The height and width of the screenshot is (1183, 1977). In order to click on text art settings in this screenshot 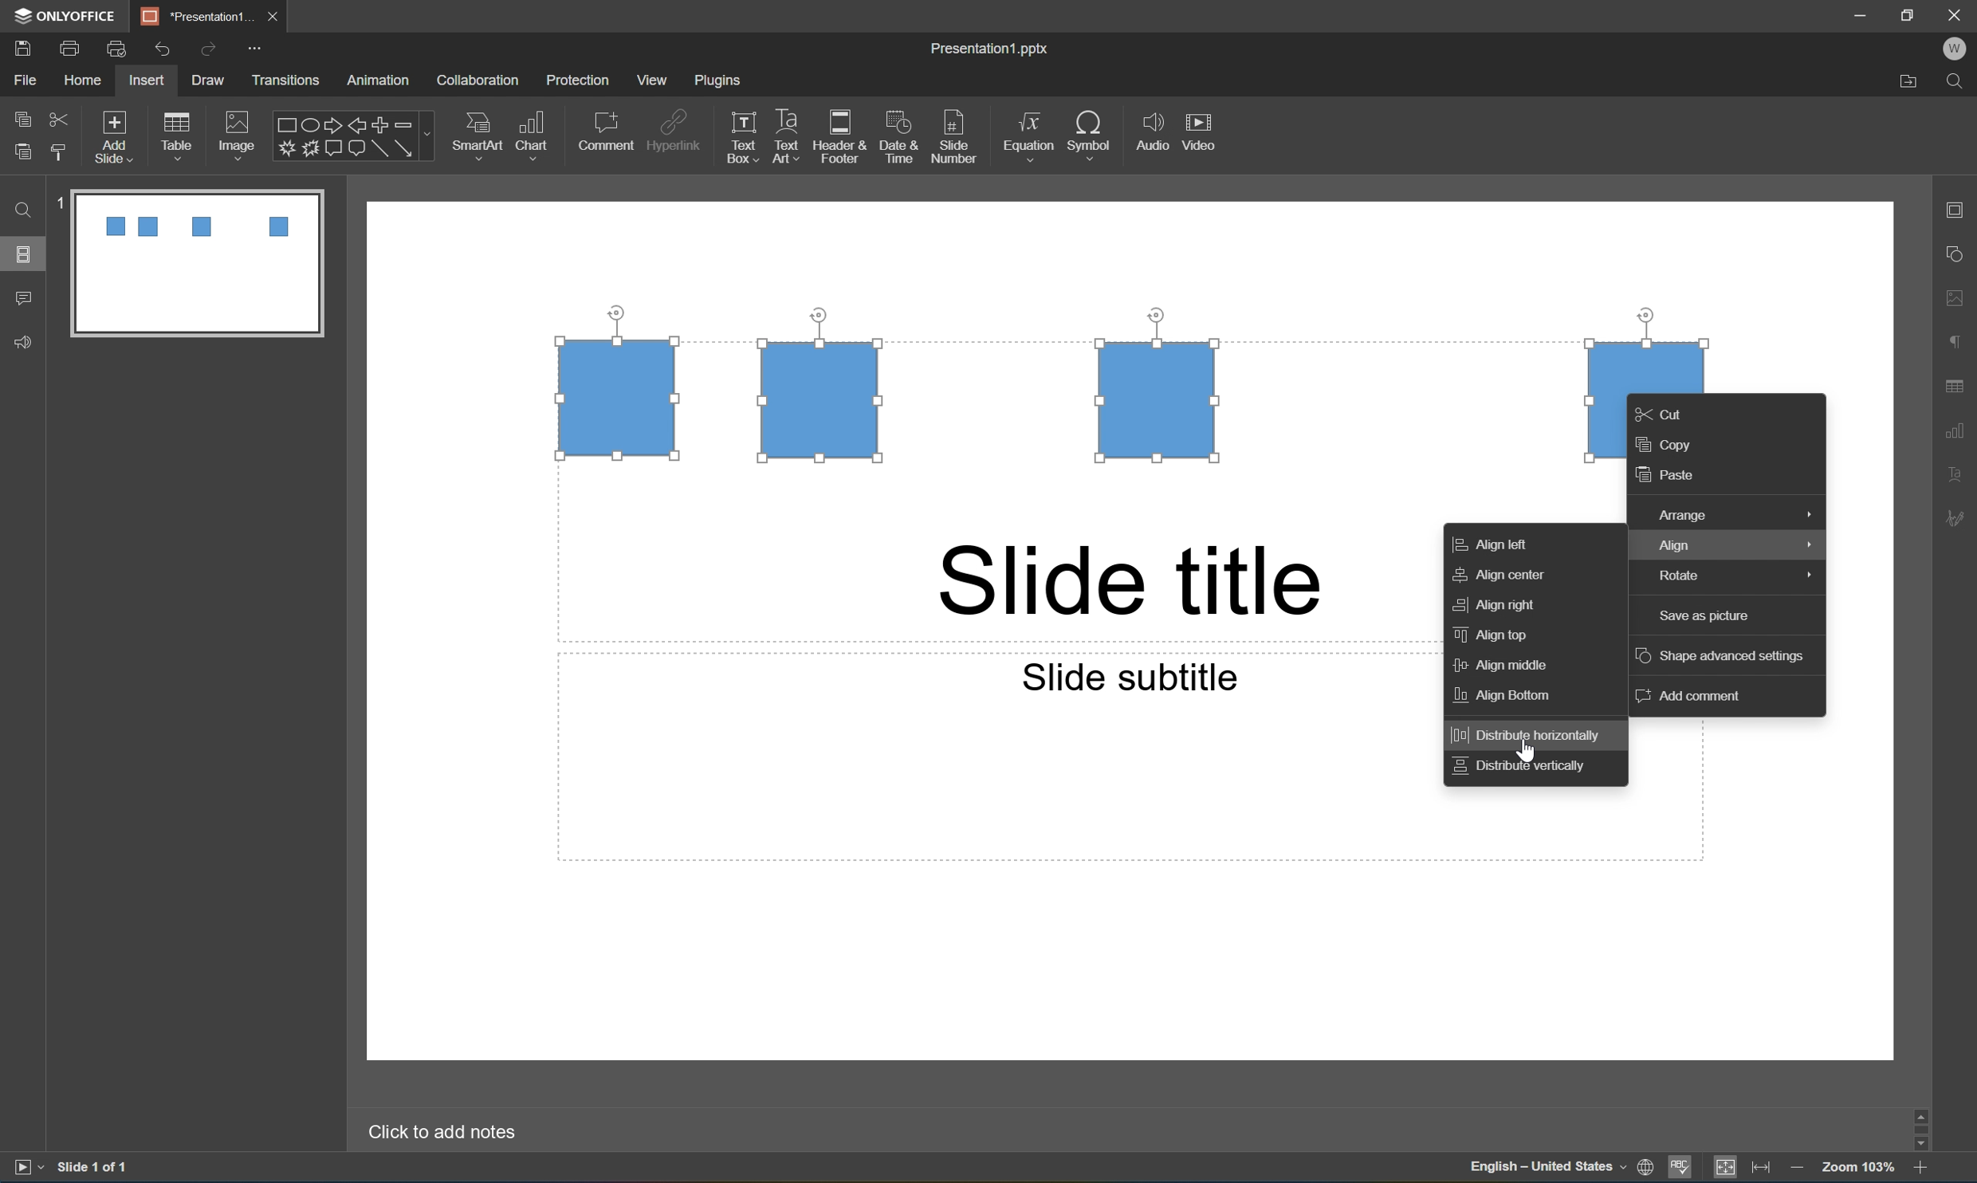, I will do `click(1963, 475)`.